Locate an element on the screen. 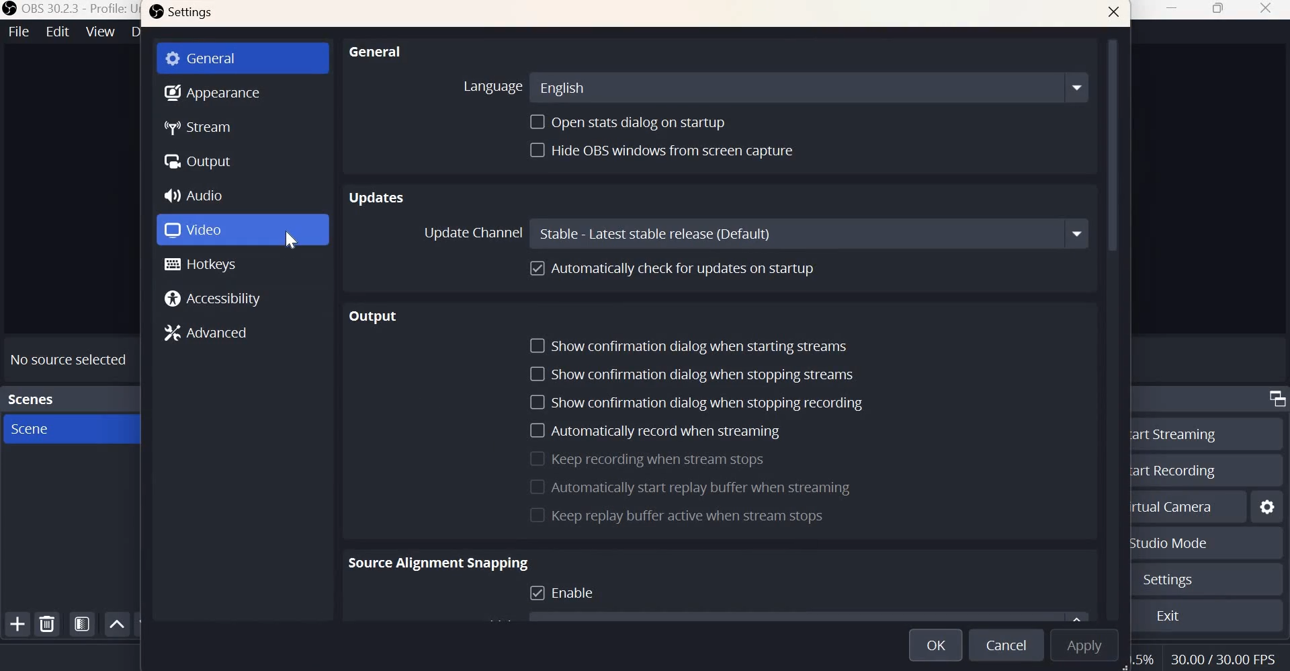  Studio mode is located at coordinates (1168, 544).